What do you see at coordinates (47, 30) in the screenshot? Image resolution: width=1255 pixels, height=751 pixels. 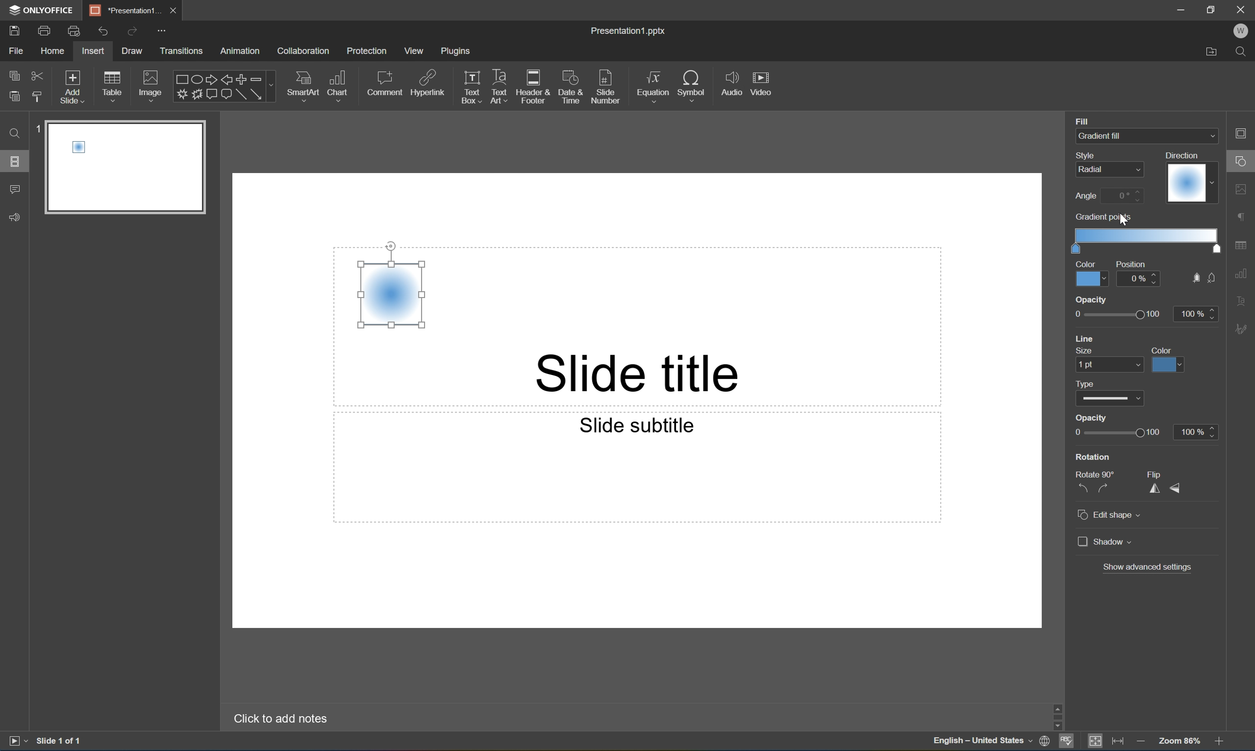 I see `Print file` at bounding box center [47, 30].